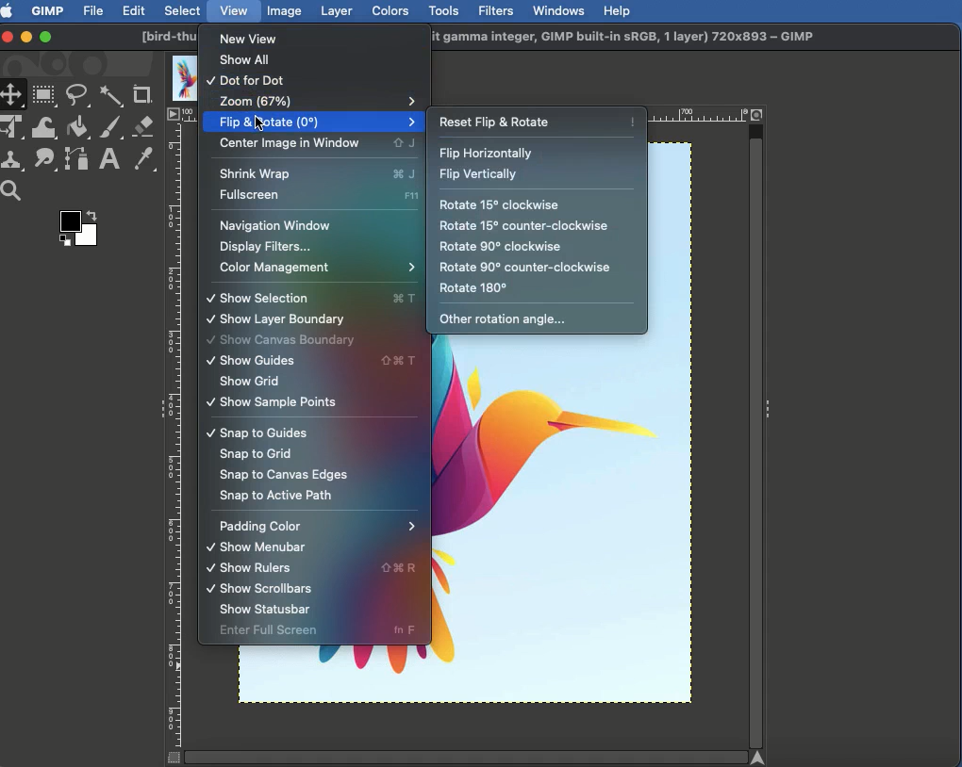 This screenshot has height=767, width=962. What do you see at coordinates (405, 298) in the screenshot?
I see `command+T` at bounding box center [405, 298].